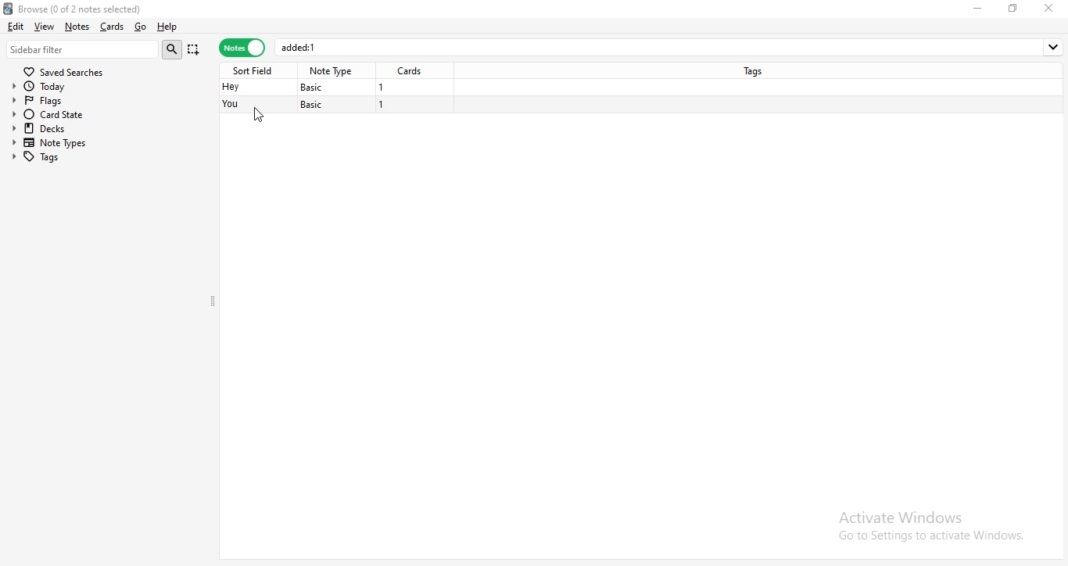 This screenshot has height=566, width=1068. Describe the element at coordinates (980, 8) in the screenshot. I see `minimise` at that location.